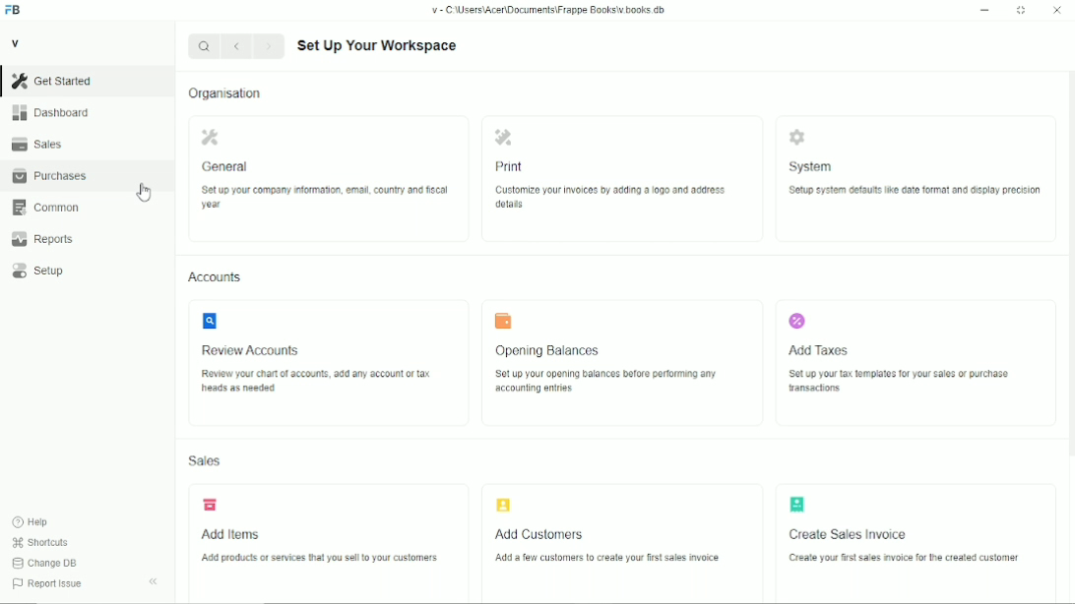 Image resolution: width=1075 pixels, height=604 pixels. What do you see at coordinates (542, 533) in the screenshot?
I see `‘Add Customers` at bounding box center [542, 533].